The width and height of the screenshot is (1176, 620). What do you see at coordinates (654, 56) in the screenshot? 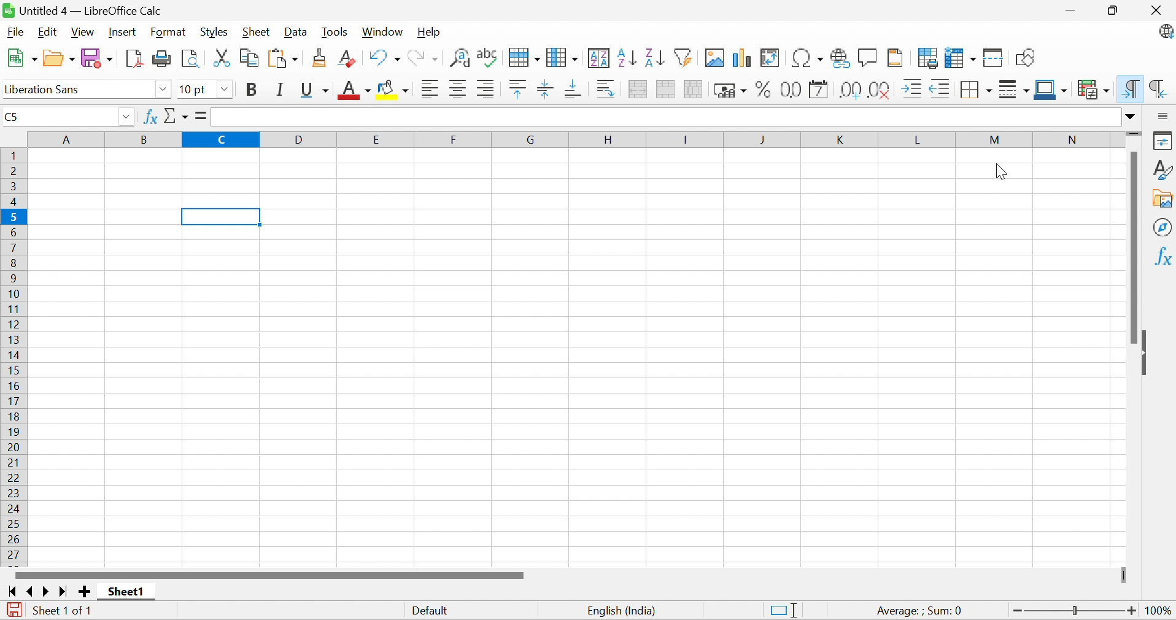
I see `Sort descending` at bounding box center [654, 56].